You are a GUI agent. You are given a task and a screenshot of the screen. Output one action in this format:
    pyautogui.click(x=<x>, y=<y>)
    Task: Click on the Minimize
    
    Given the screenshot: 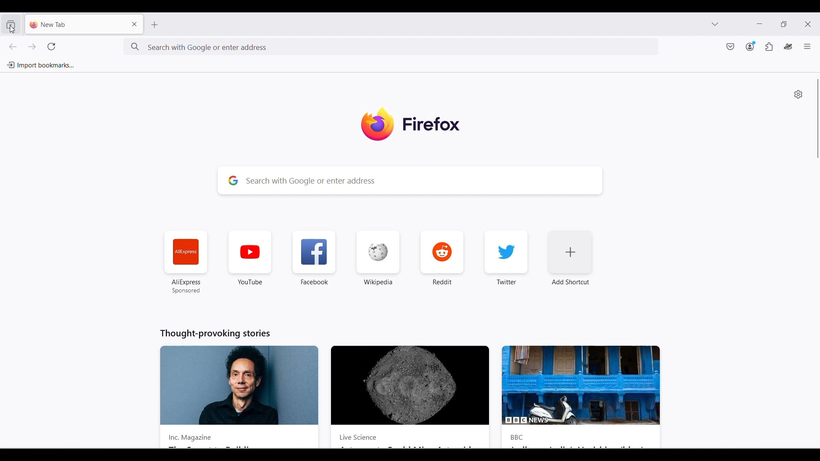 What is the action you would take?
    pyautogui.click(x=759, y=24)
    